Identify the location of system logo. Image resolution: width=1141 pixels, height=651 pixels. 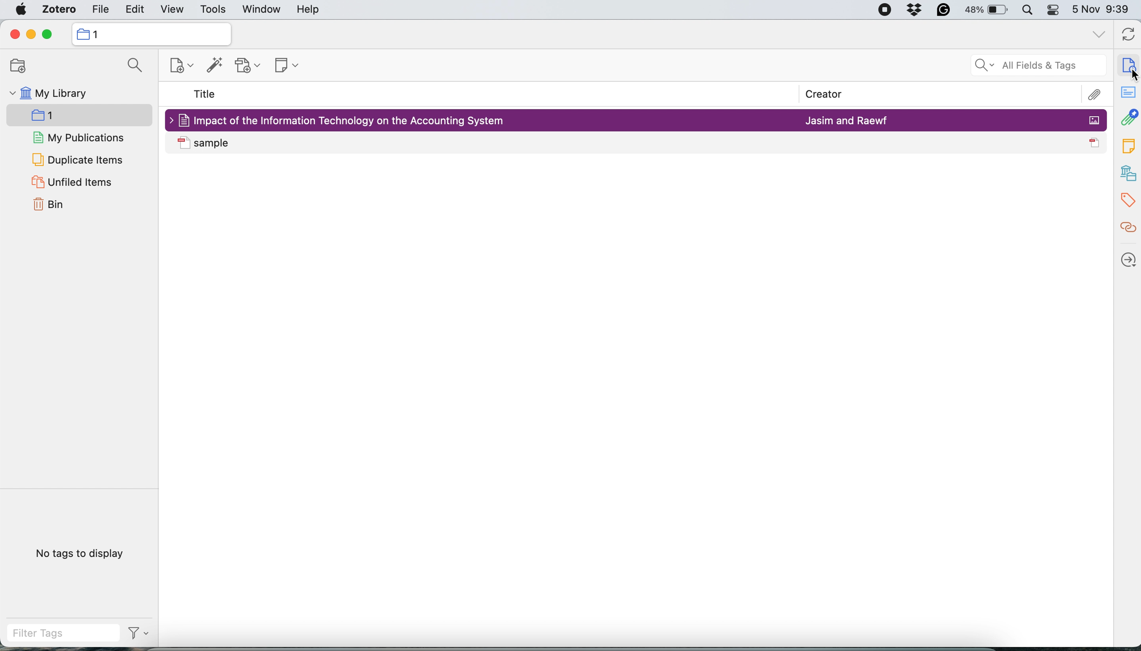
(20, 10).